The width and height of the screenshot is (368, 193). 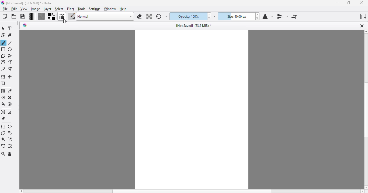 What do you see at coordinates (25, 25) in the screenshot?
I see `logo` at bounding box center [25, 25].